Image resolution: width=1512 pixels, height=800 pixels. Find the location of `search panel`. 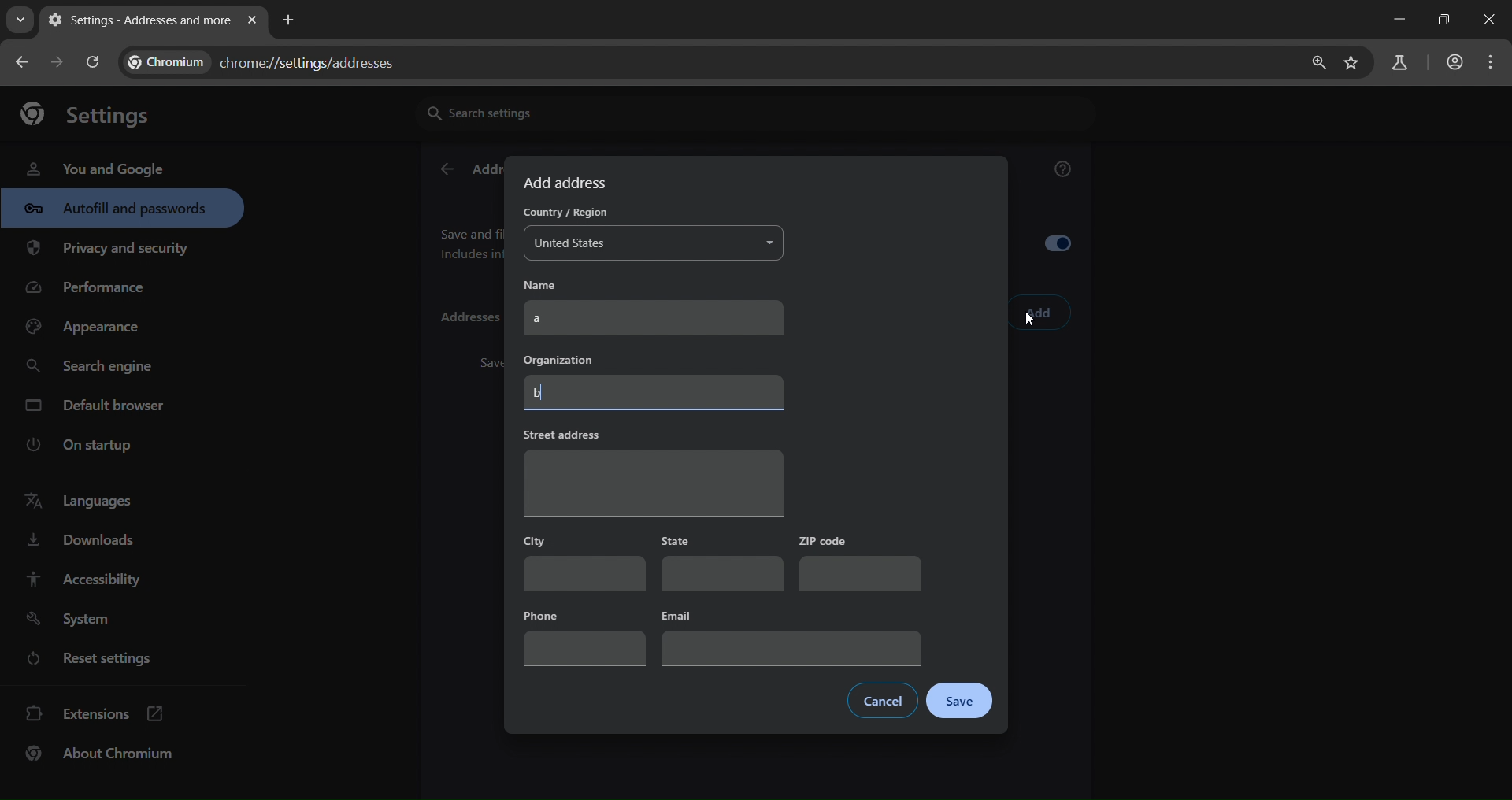

search panel is located at coordinates (1398, 64).